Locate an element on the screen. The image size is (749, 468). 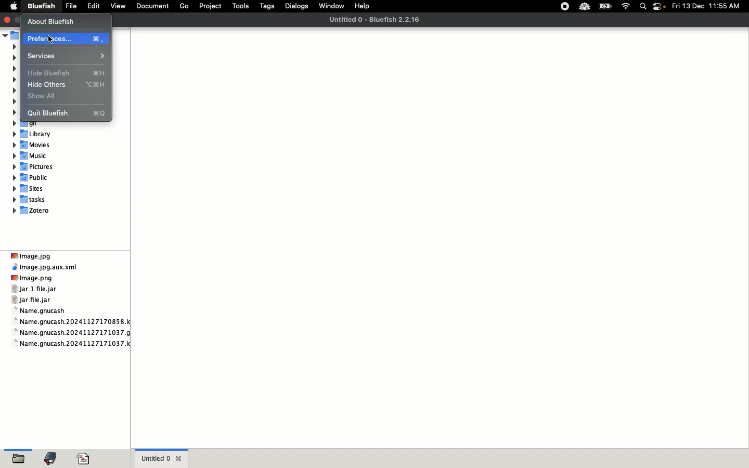
saved is located at coordinates (86, 454).